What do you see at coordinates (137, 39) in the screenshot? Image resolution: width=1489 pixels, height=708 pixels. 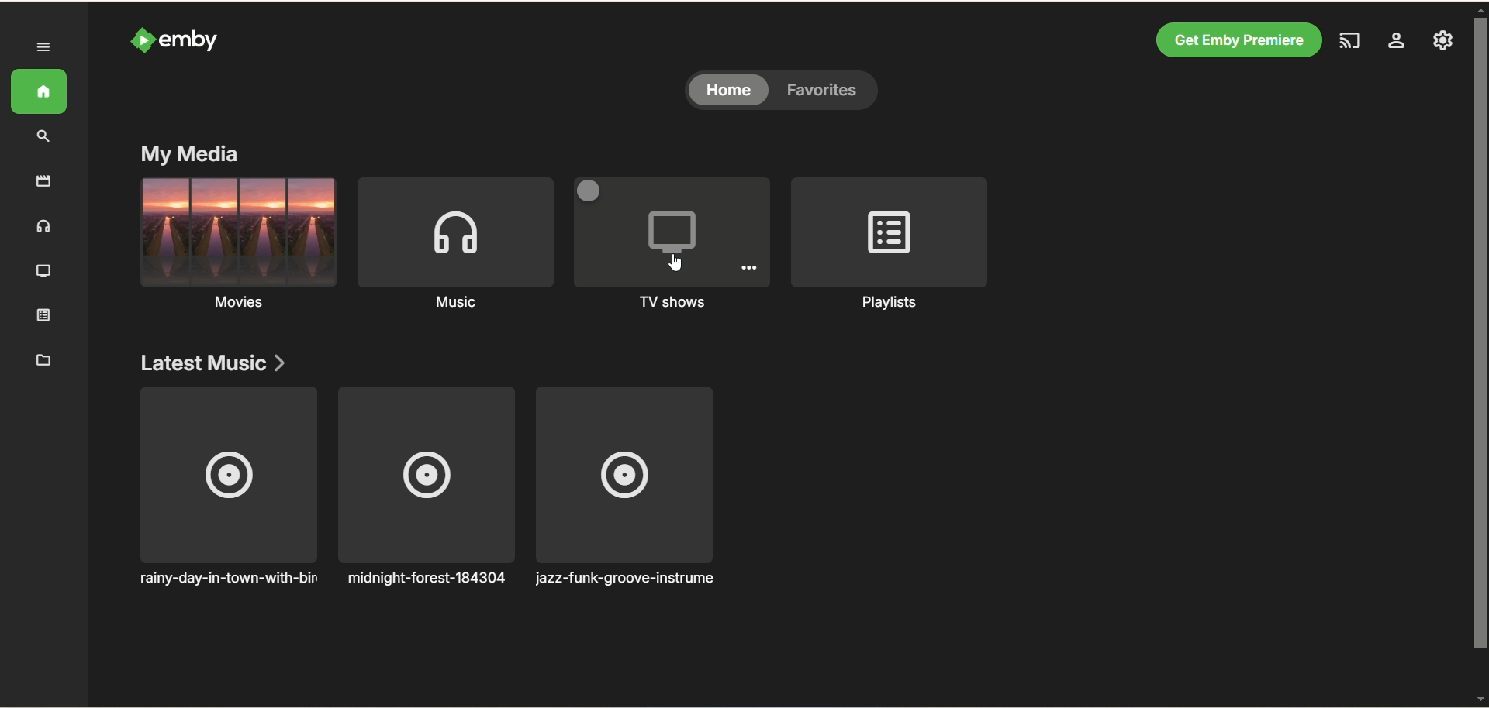 I see `logo` at bounding box center [137, 39].